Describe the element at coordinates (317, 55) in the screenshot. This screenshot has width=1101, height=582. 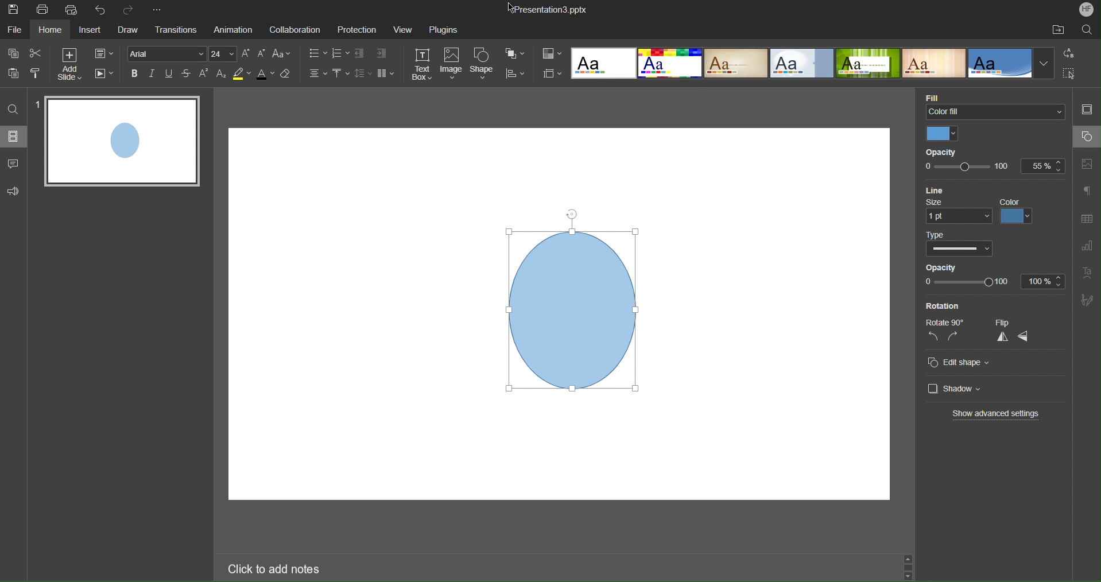
I see `Bullet List` at that location.